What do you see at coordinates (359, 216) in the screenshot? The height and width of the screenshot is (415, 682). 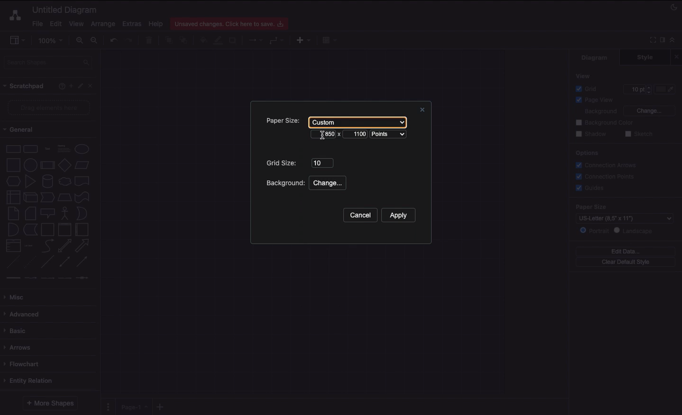 I see `Cancel` at bounding box center [359, 216].